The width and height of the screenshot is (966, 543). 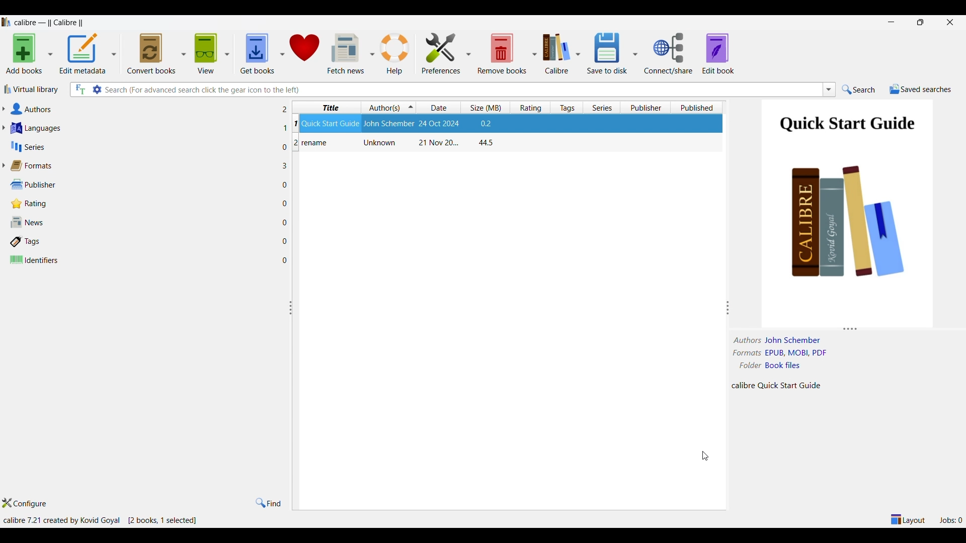 I want to click on Remove books, so click(x=502, y=53).